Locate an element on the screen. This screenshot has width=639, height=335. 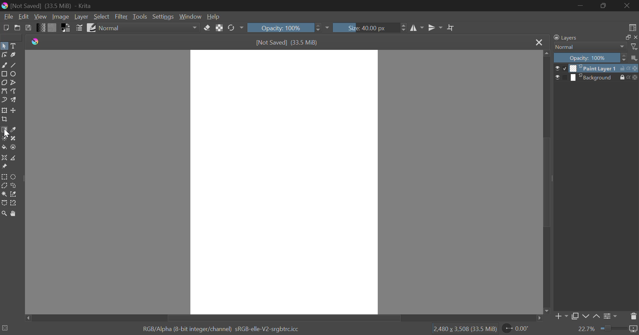
Line is located at coordinates (14, 64).